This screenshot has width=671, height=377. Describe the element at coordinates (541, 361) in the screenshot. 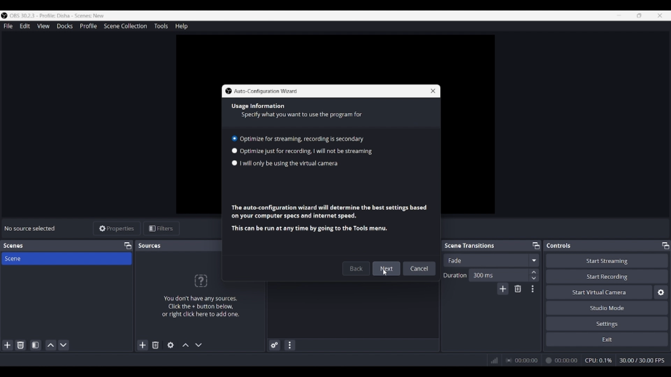

I see `Recording duration` at that location.